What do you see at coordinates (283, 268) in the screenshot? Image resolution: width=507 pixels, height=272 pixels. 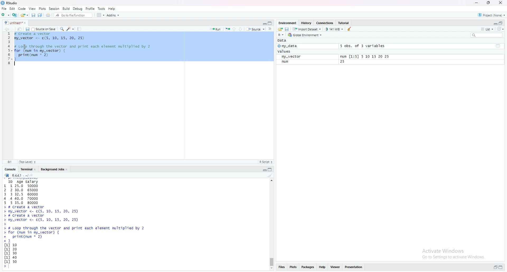 I see `files` at bounding box center [283, 268].